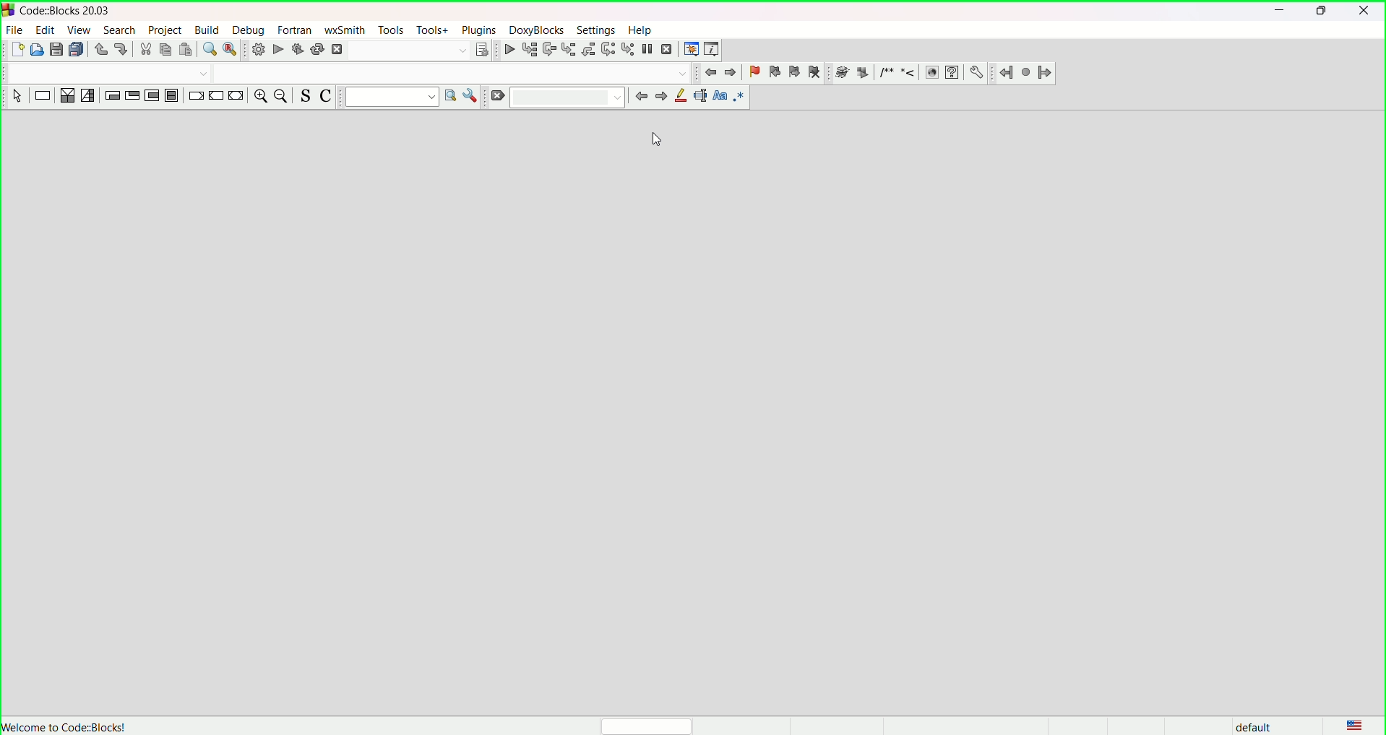  Describe the element at coordinates (296, 29) in the screenshot. I see `fortran` at that location.